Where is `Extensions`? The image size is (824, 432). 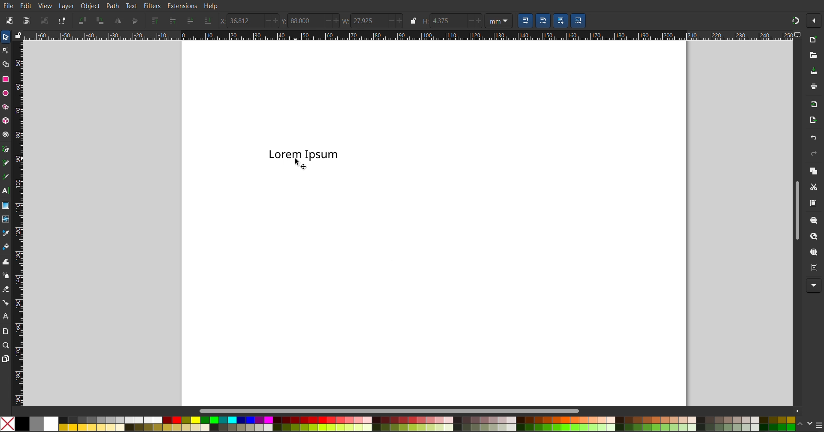
Extensions is located at coordinates (183, 6).